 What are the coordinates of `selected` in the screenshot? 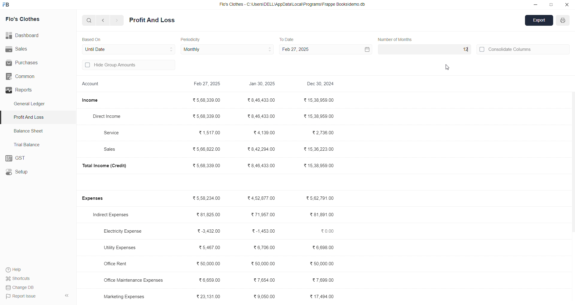 It's located at (4, 118).